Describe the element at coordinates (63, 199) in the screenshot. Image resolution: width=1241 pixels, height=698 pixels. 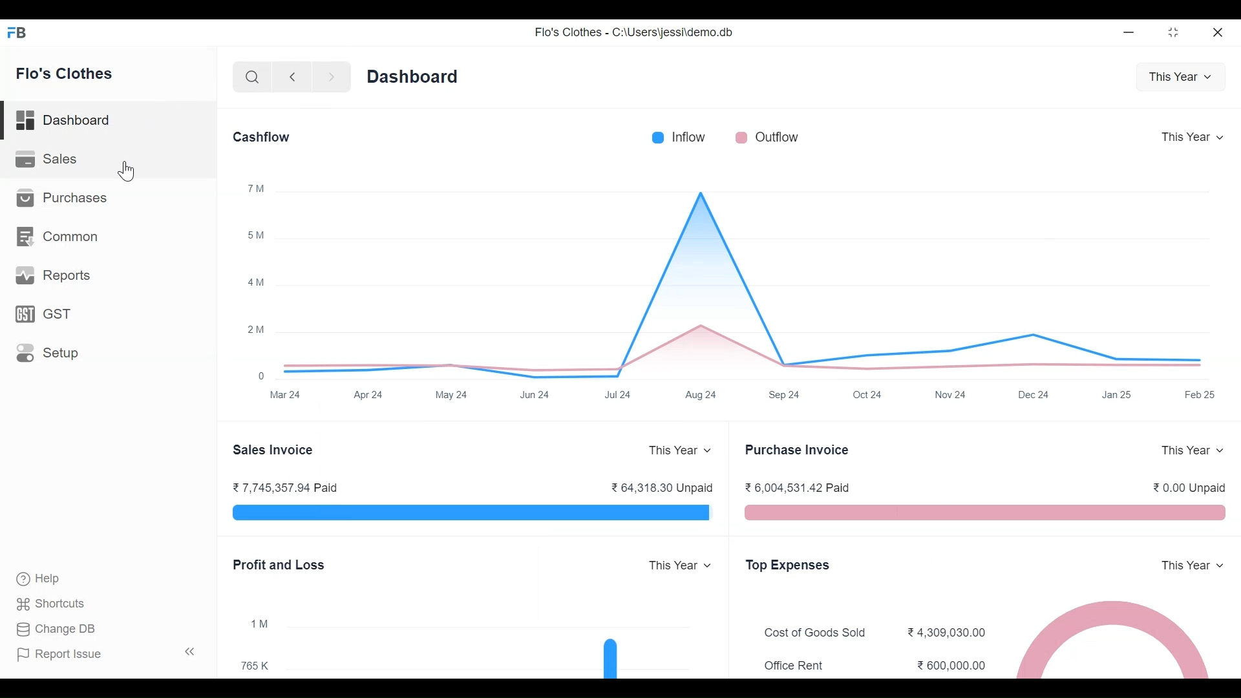
I see `Purchases` at that location.